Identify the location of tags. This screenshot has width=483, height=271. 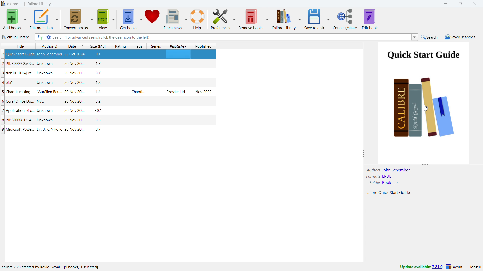
(139, 46).